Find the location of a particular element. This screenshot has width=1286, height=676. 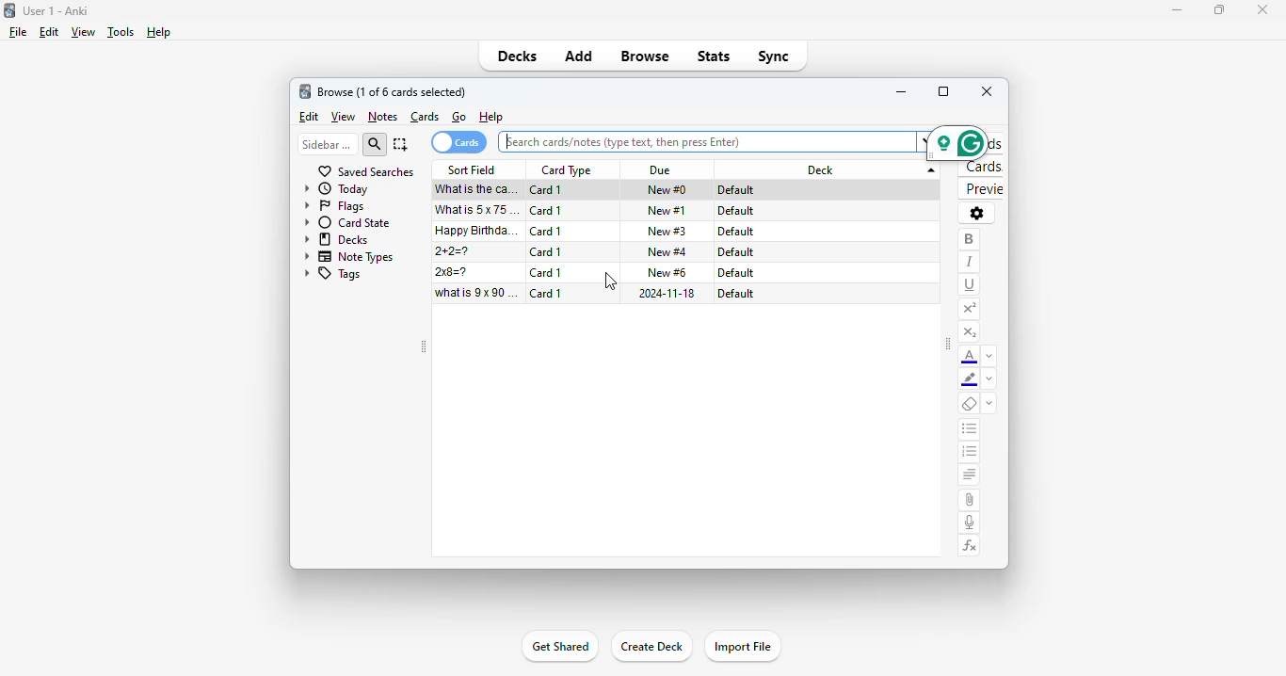

card 1 is located at coordinates (547, 293).